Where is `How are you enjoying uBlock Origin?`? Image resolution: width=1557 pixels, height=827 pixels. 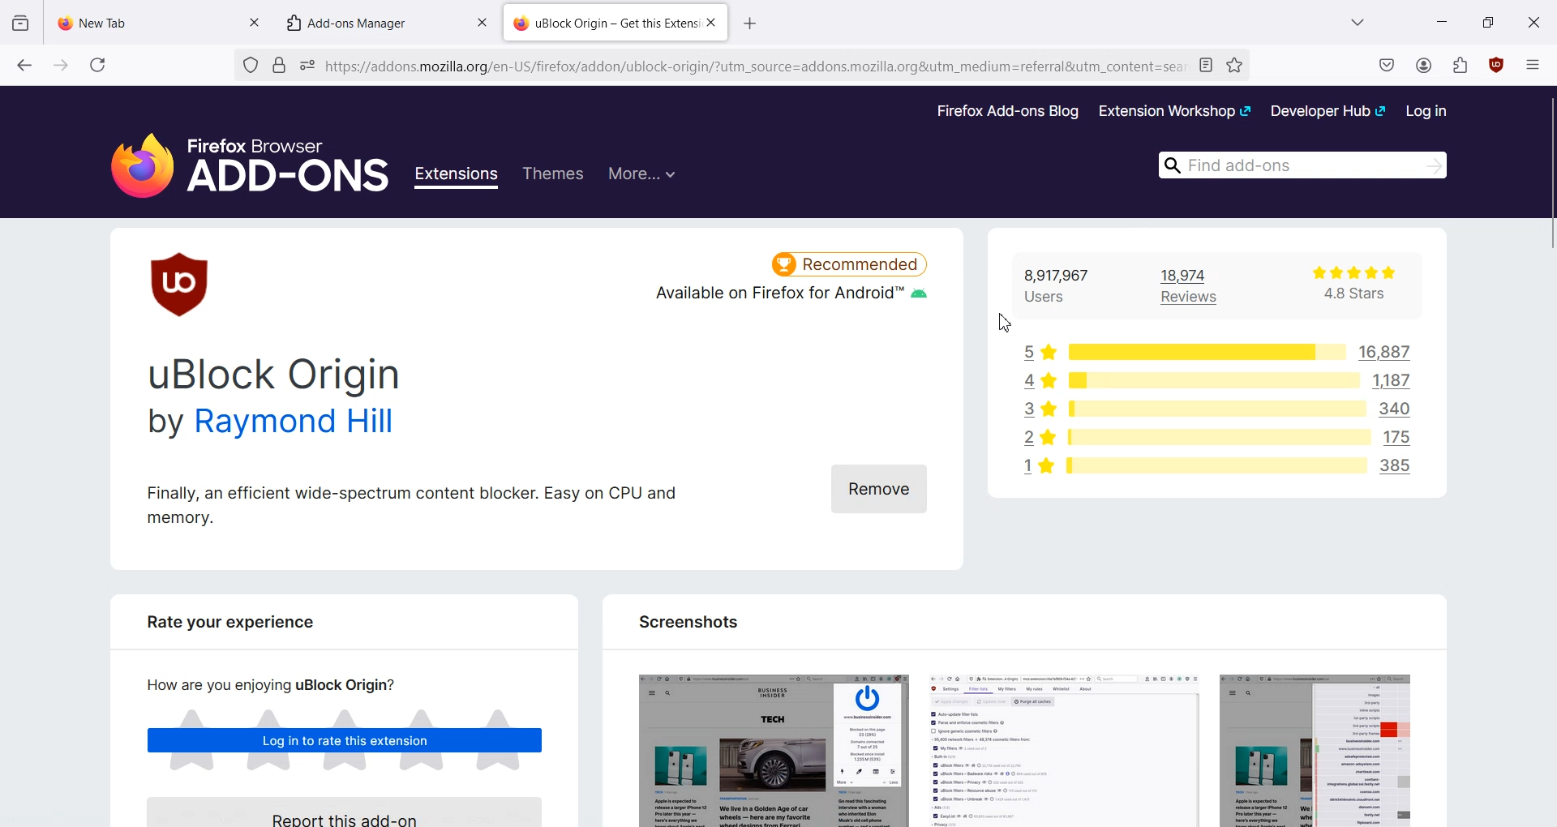 How are you enjoying uBlock Origin? is located at coordinates (264, 684).